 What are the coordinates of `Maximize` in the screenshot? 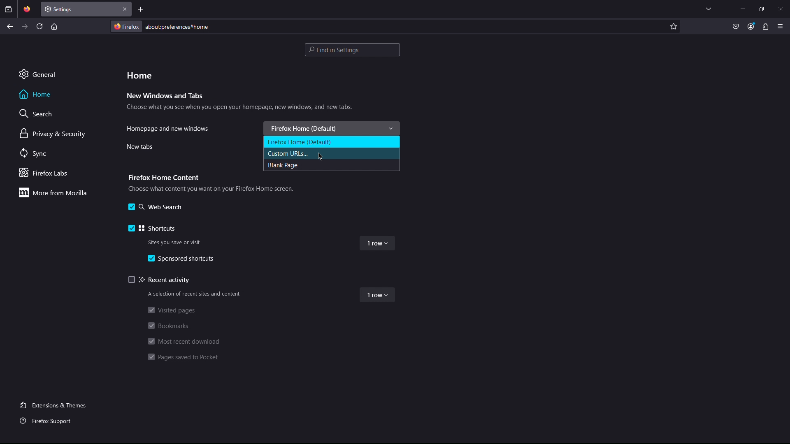 It's located at (762, 9).